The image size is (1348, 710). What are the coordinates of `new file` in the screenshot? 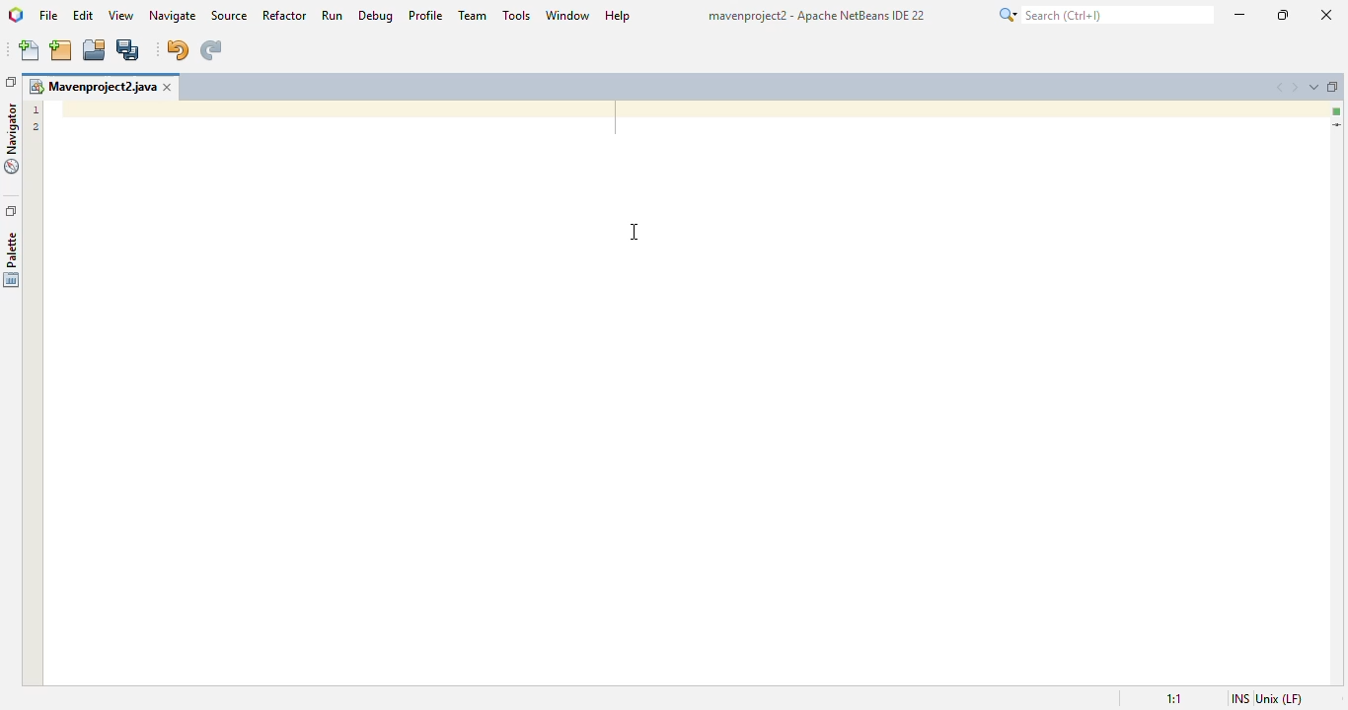 It's located at (29, 50).